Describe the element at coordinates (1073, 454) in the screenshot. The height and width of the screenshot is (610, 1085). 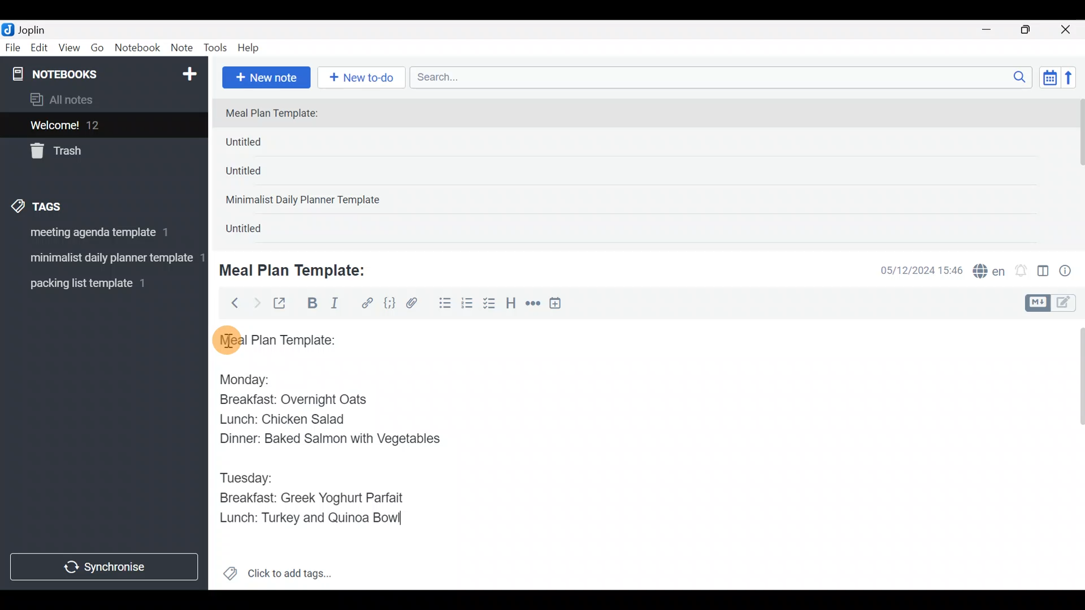
I see `Scroll bar` at that location.